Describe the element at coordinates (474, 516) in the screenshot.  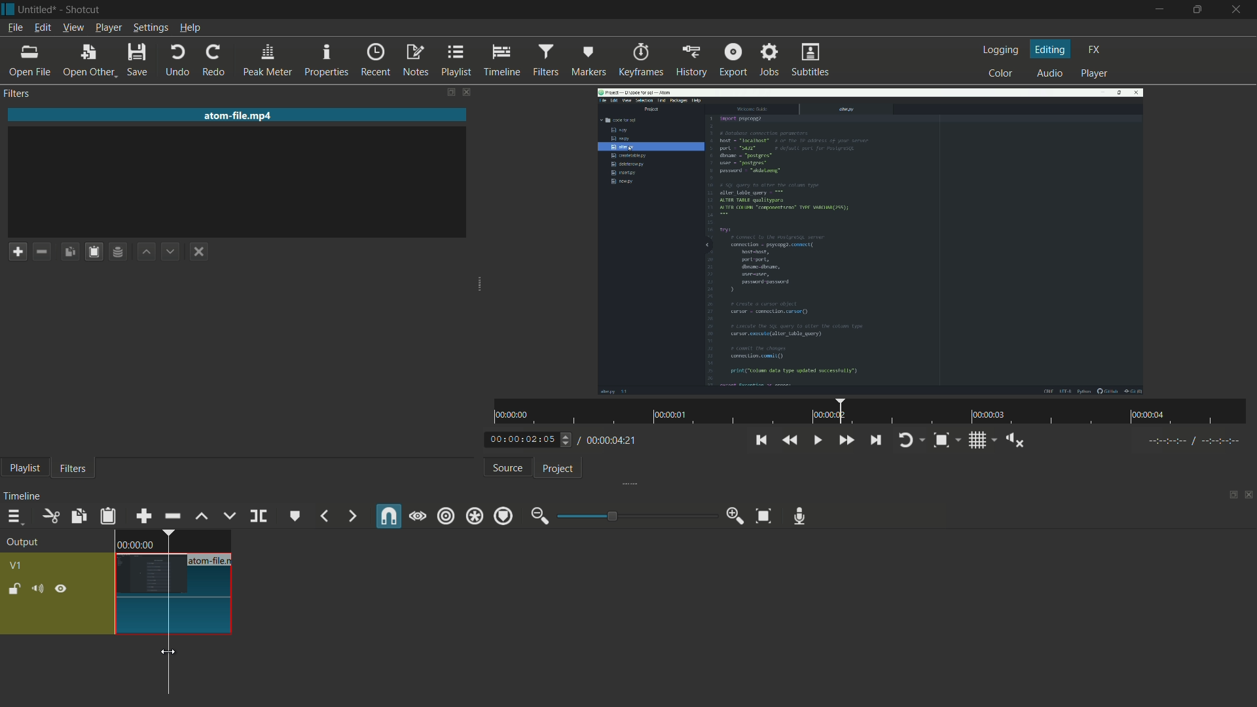
I see `ripple all tracks` at that location.